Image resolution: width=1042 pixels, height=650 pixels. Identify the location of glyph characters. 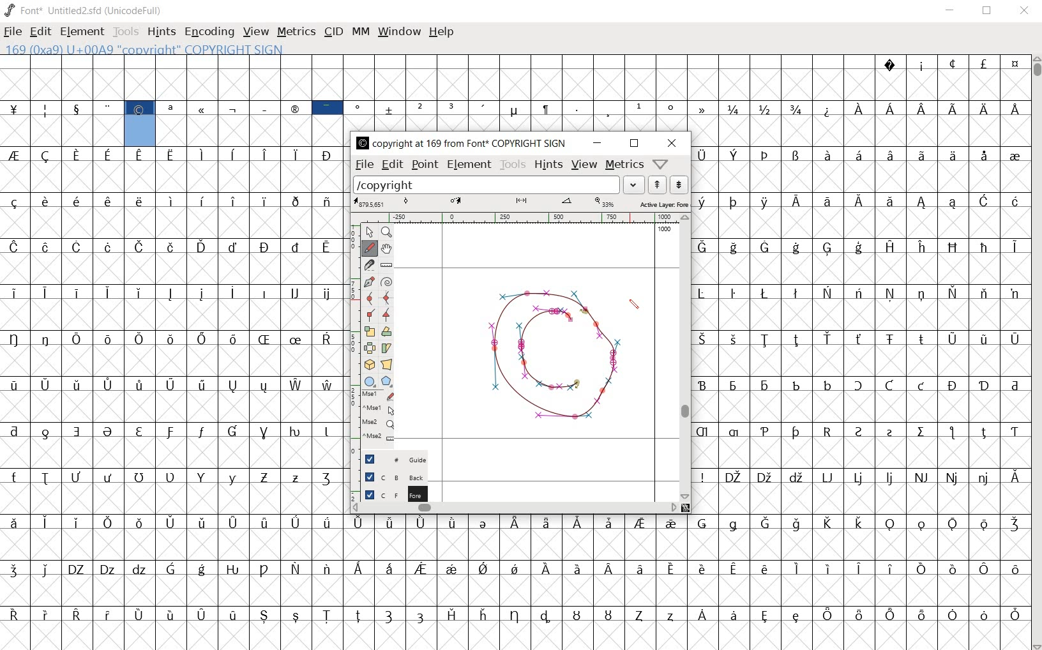
(861, 328).